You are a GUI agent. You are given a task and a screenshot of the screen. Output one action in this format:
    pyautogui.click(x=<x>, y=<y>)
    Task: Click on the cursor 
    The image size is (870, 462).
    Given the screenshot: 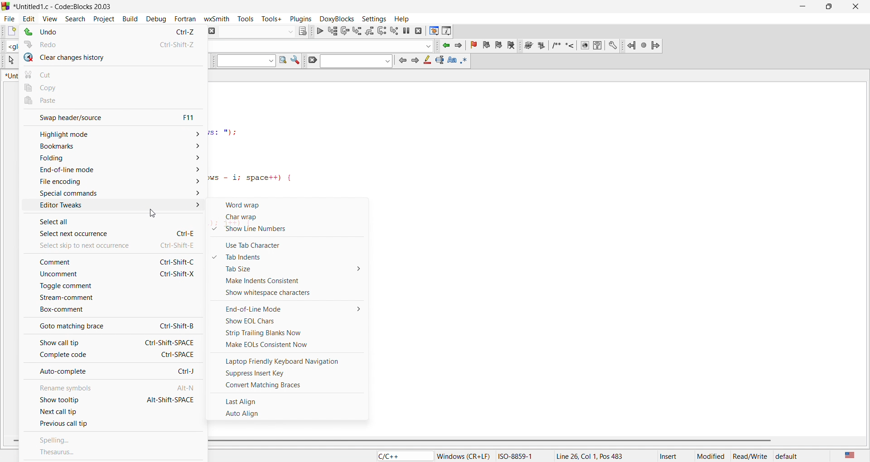 What is the action you would take?
    pyautogui.click(x=154, y=212)
    